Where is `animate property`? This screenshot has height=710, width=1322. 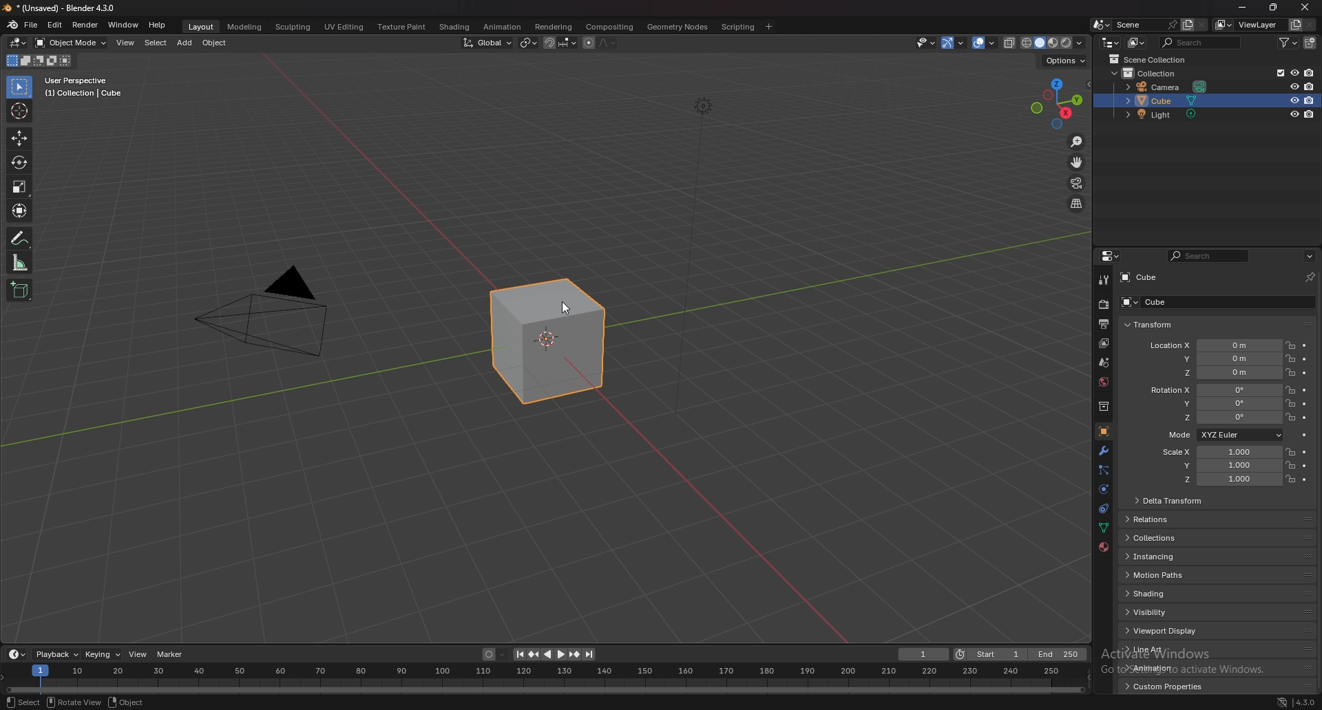 animate property is located at coordinates (1305, 405).